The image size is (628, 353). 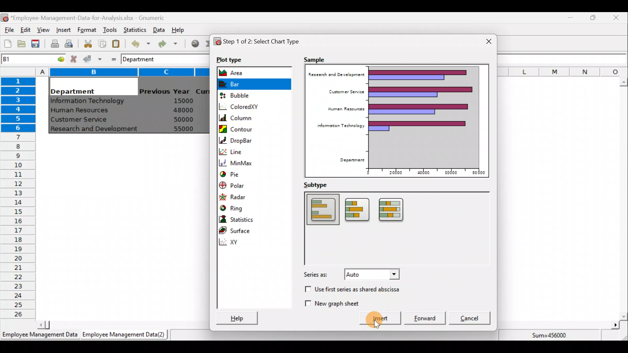 I want to click on ‘Employee-Management-Data-for-Analysis.xlsx - Gnumeric, so click(x=90, y=17).